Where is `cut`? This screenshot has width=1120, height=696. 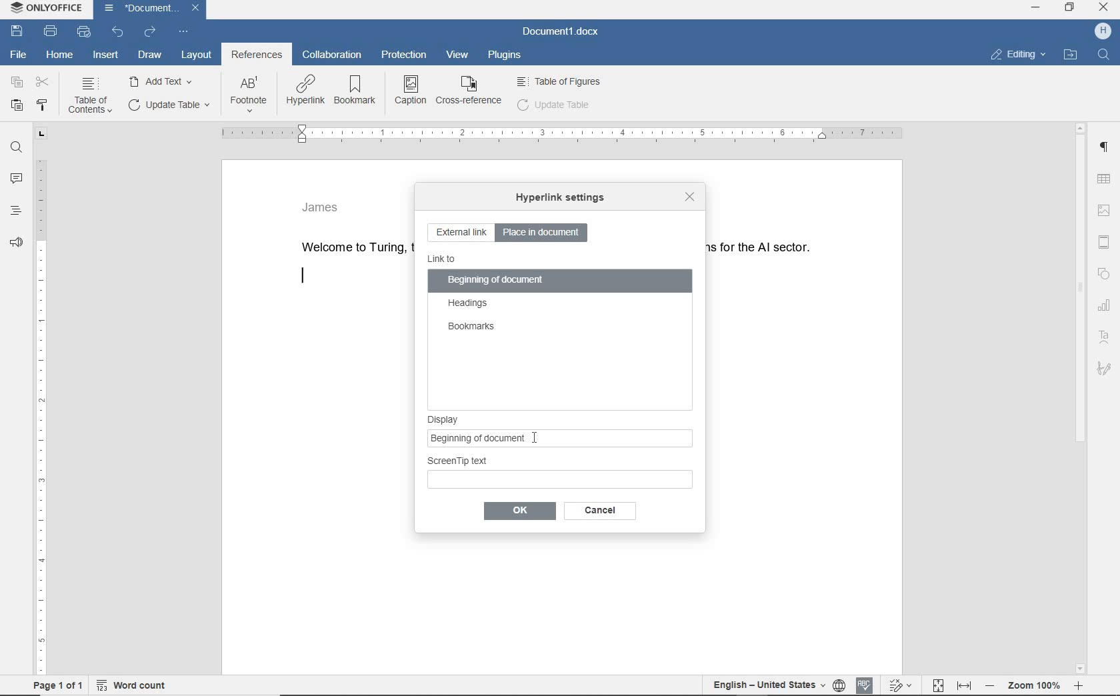
cut is located at coordinates (44, 83).